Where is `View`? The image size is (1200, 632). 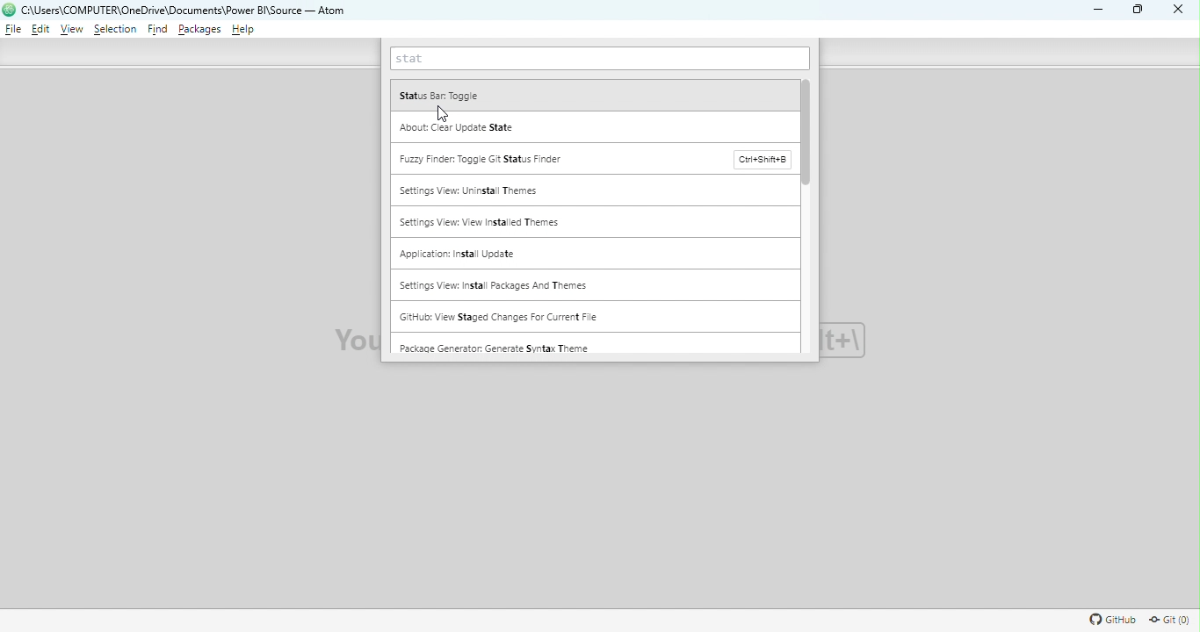
View is located at coordinates (74, 30).